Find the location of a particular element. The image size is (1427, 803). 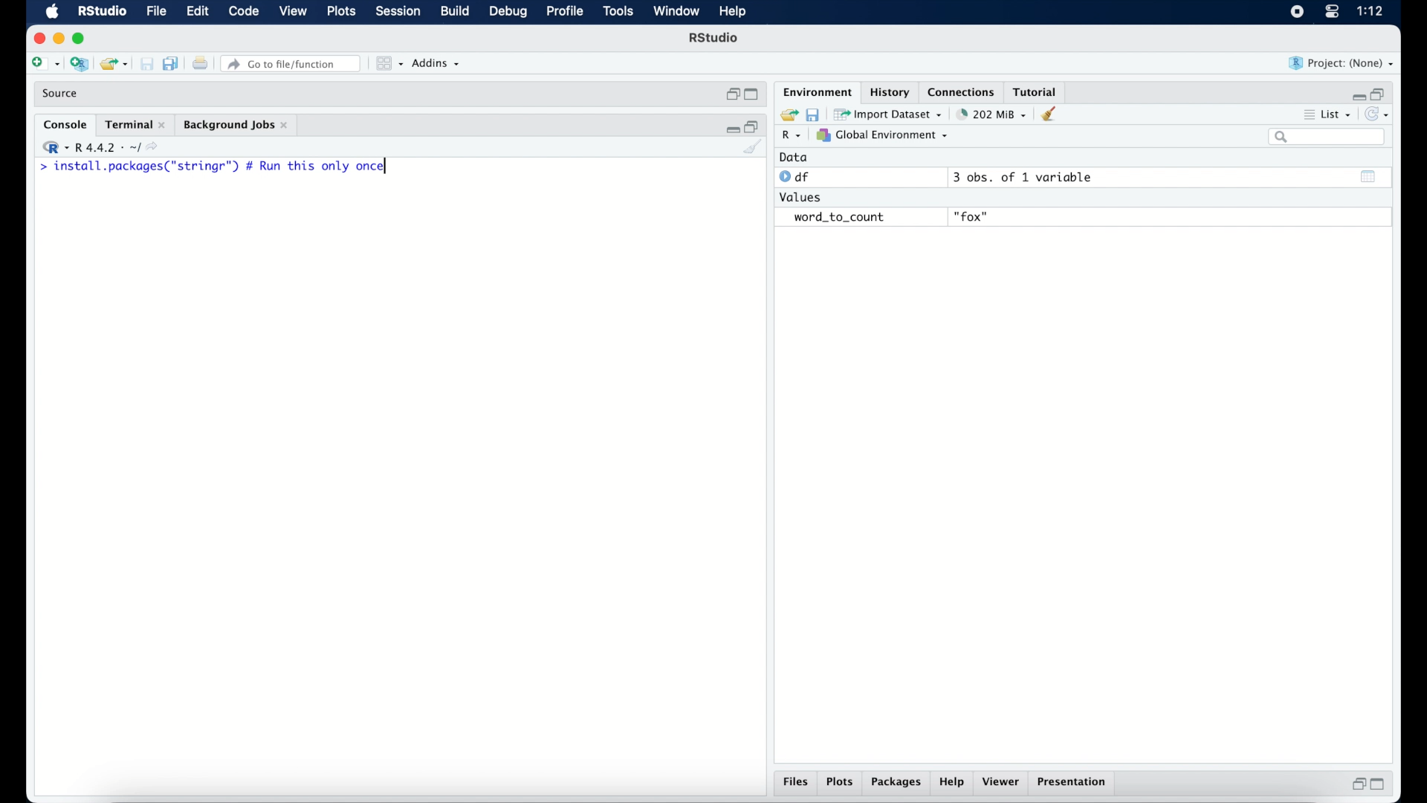

maximize is located at coordinates (1381, 784).